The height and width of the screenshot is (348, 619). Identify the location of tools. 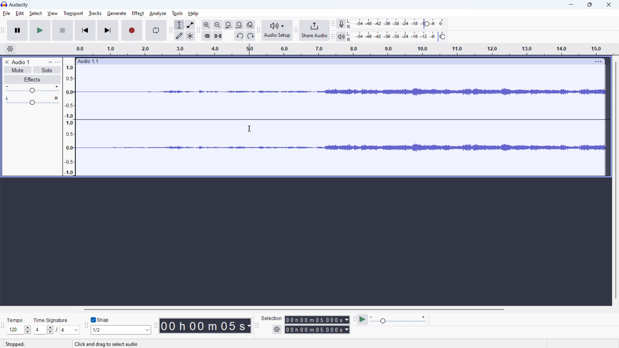
(177, 14).